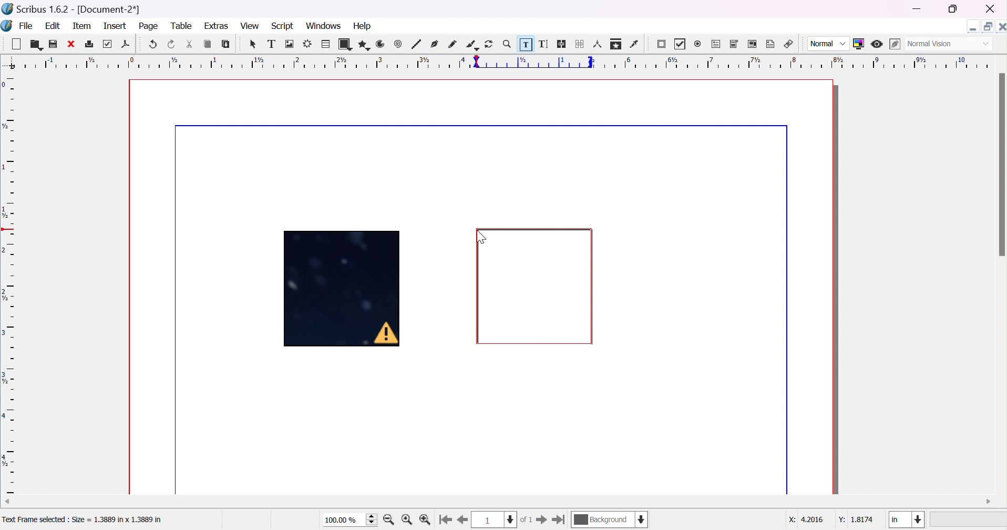 Image resolution: width=1007 pixels, height=530 pixels. I want to click on scroll right, so click(989, 502).